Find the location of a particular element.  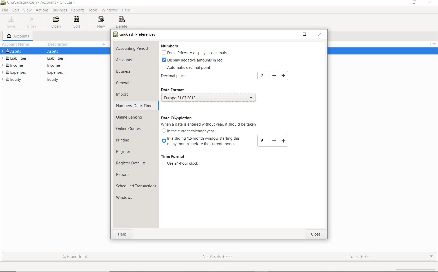

SYSTEM NAME is located at coordinates (39, 3).